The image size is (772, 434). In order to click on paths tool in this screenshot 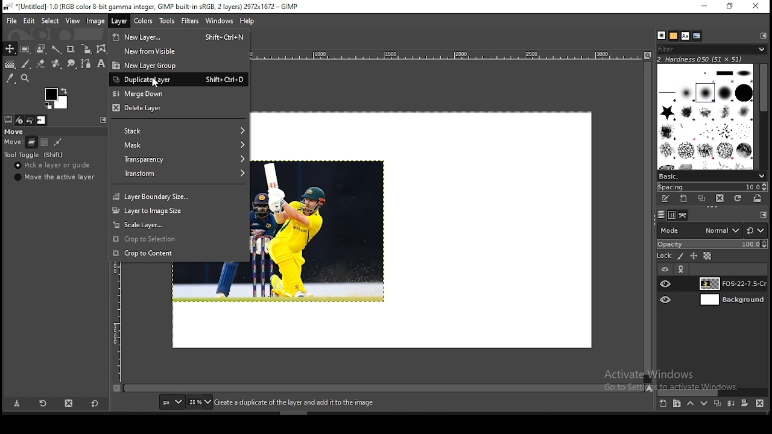, I will do `click(84, 64)`.